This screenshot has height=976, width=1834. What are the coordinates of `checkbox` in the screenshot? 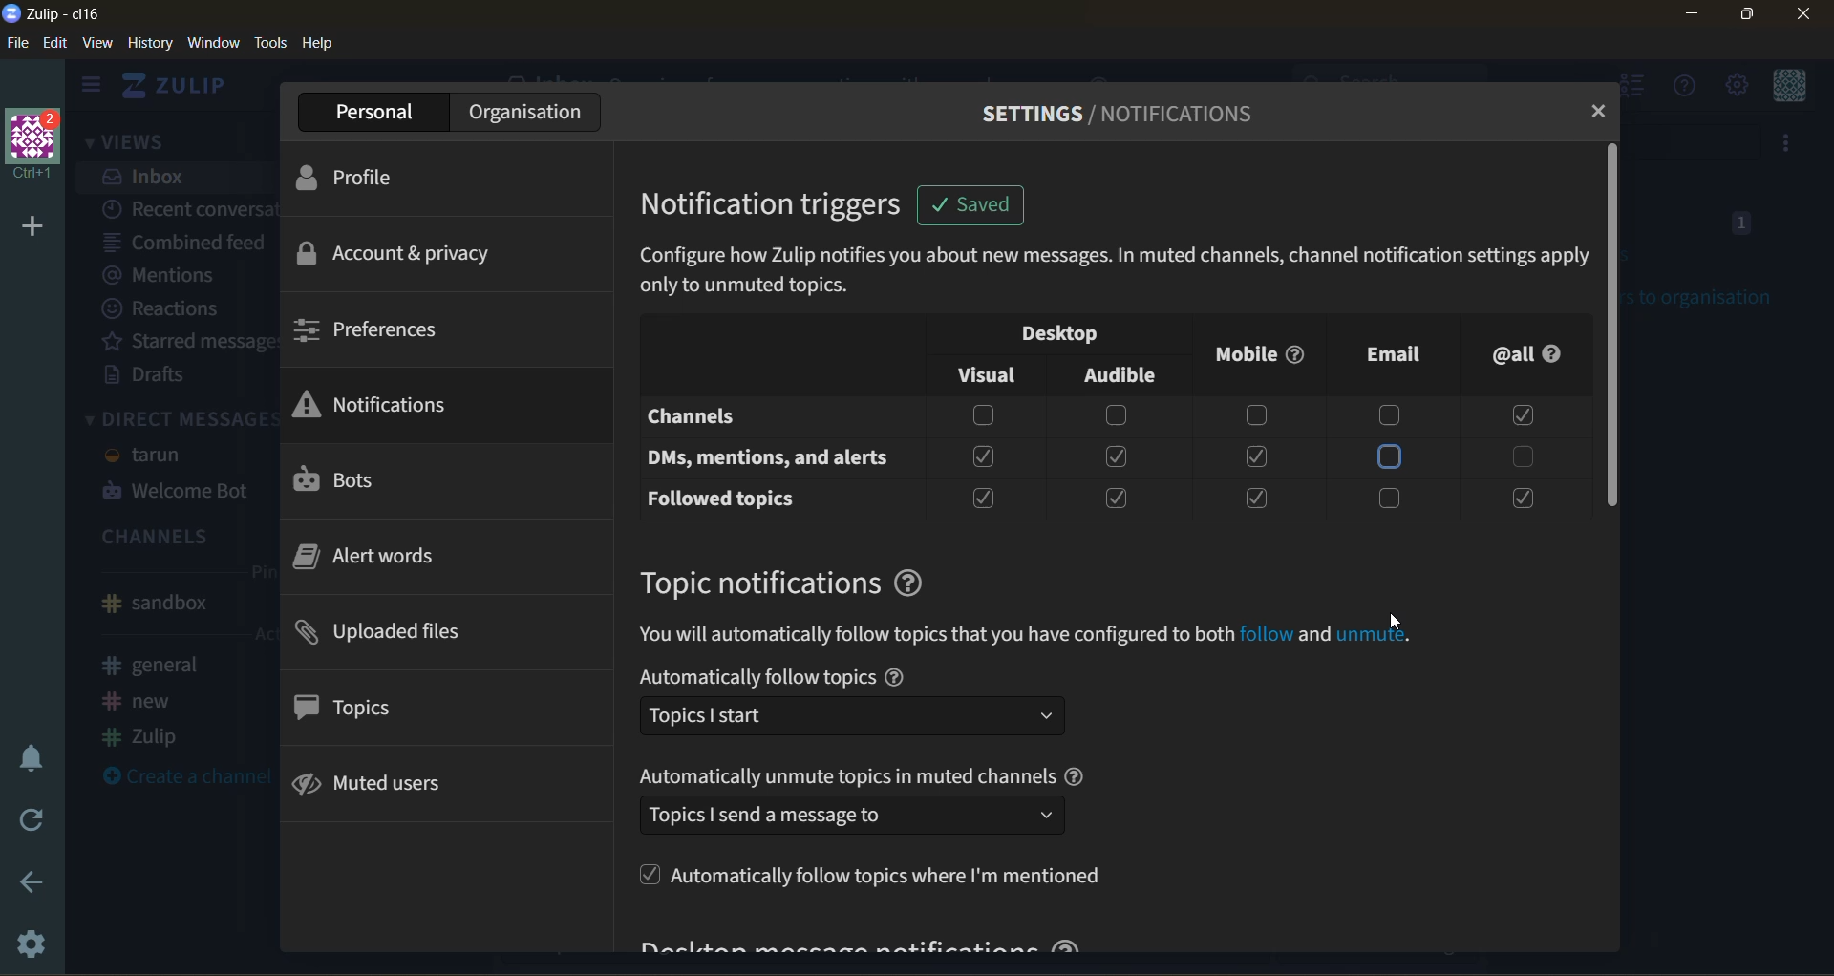 It's located at (977, 415).